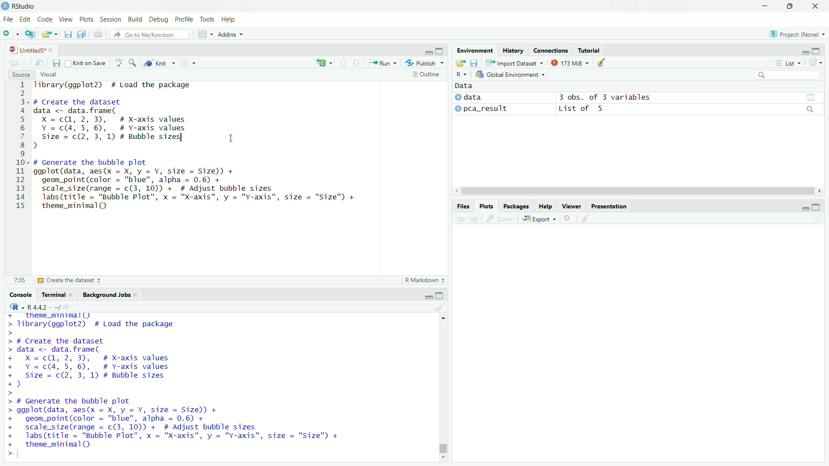 The height and width of the screenshot is (466, 829). Describe the element at coordinates (464, 206) in the screenshot. I see `files` at that location.